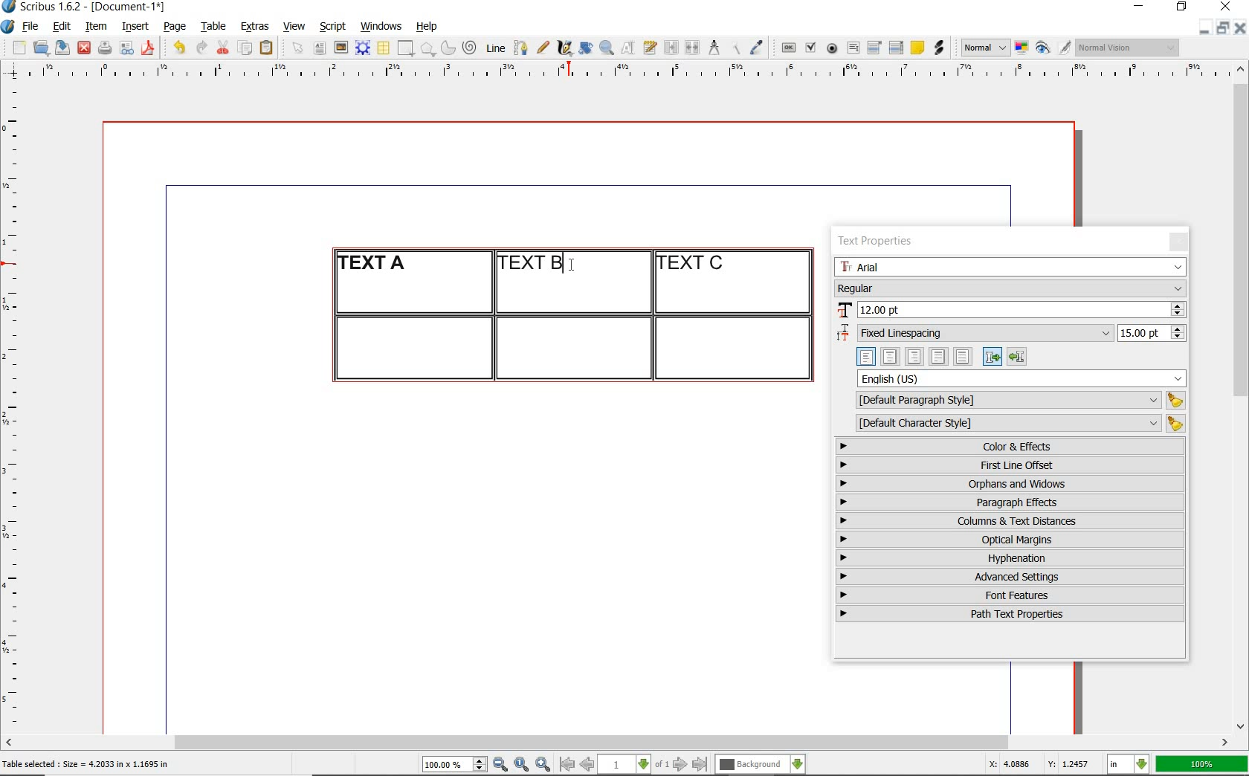  I want to click on table, so click(384, 48).